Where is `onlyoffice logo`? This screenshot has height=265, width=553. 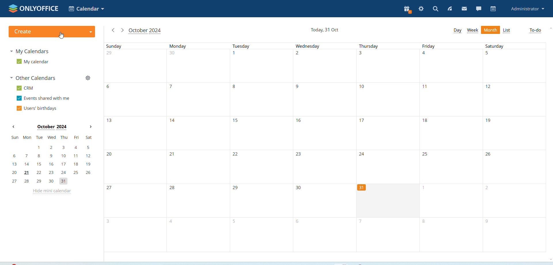
onlyoffice logo is located at coordinates (33, 8).